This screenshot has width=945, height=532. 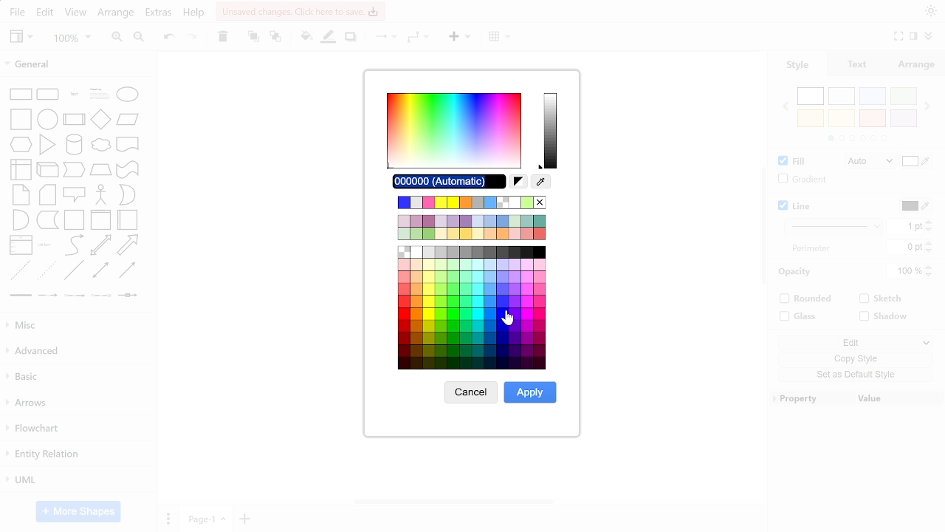 What do you see at coordinates (509, 316) in the screenshot?
I see `cursor` at bounding box center [509, 316].